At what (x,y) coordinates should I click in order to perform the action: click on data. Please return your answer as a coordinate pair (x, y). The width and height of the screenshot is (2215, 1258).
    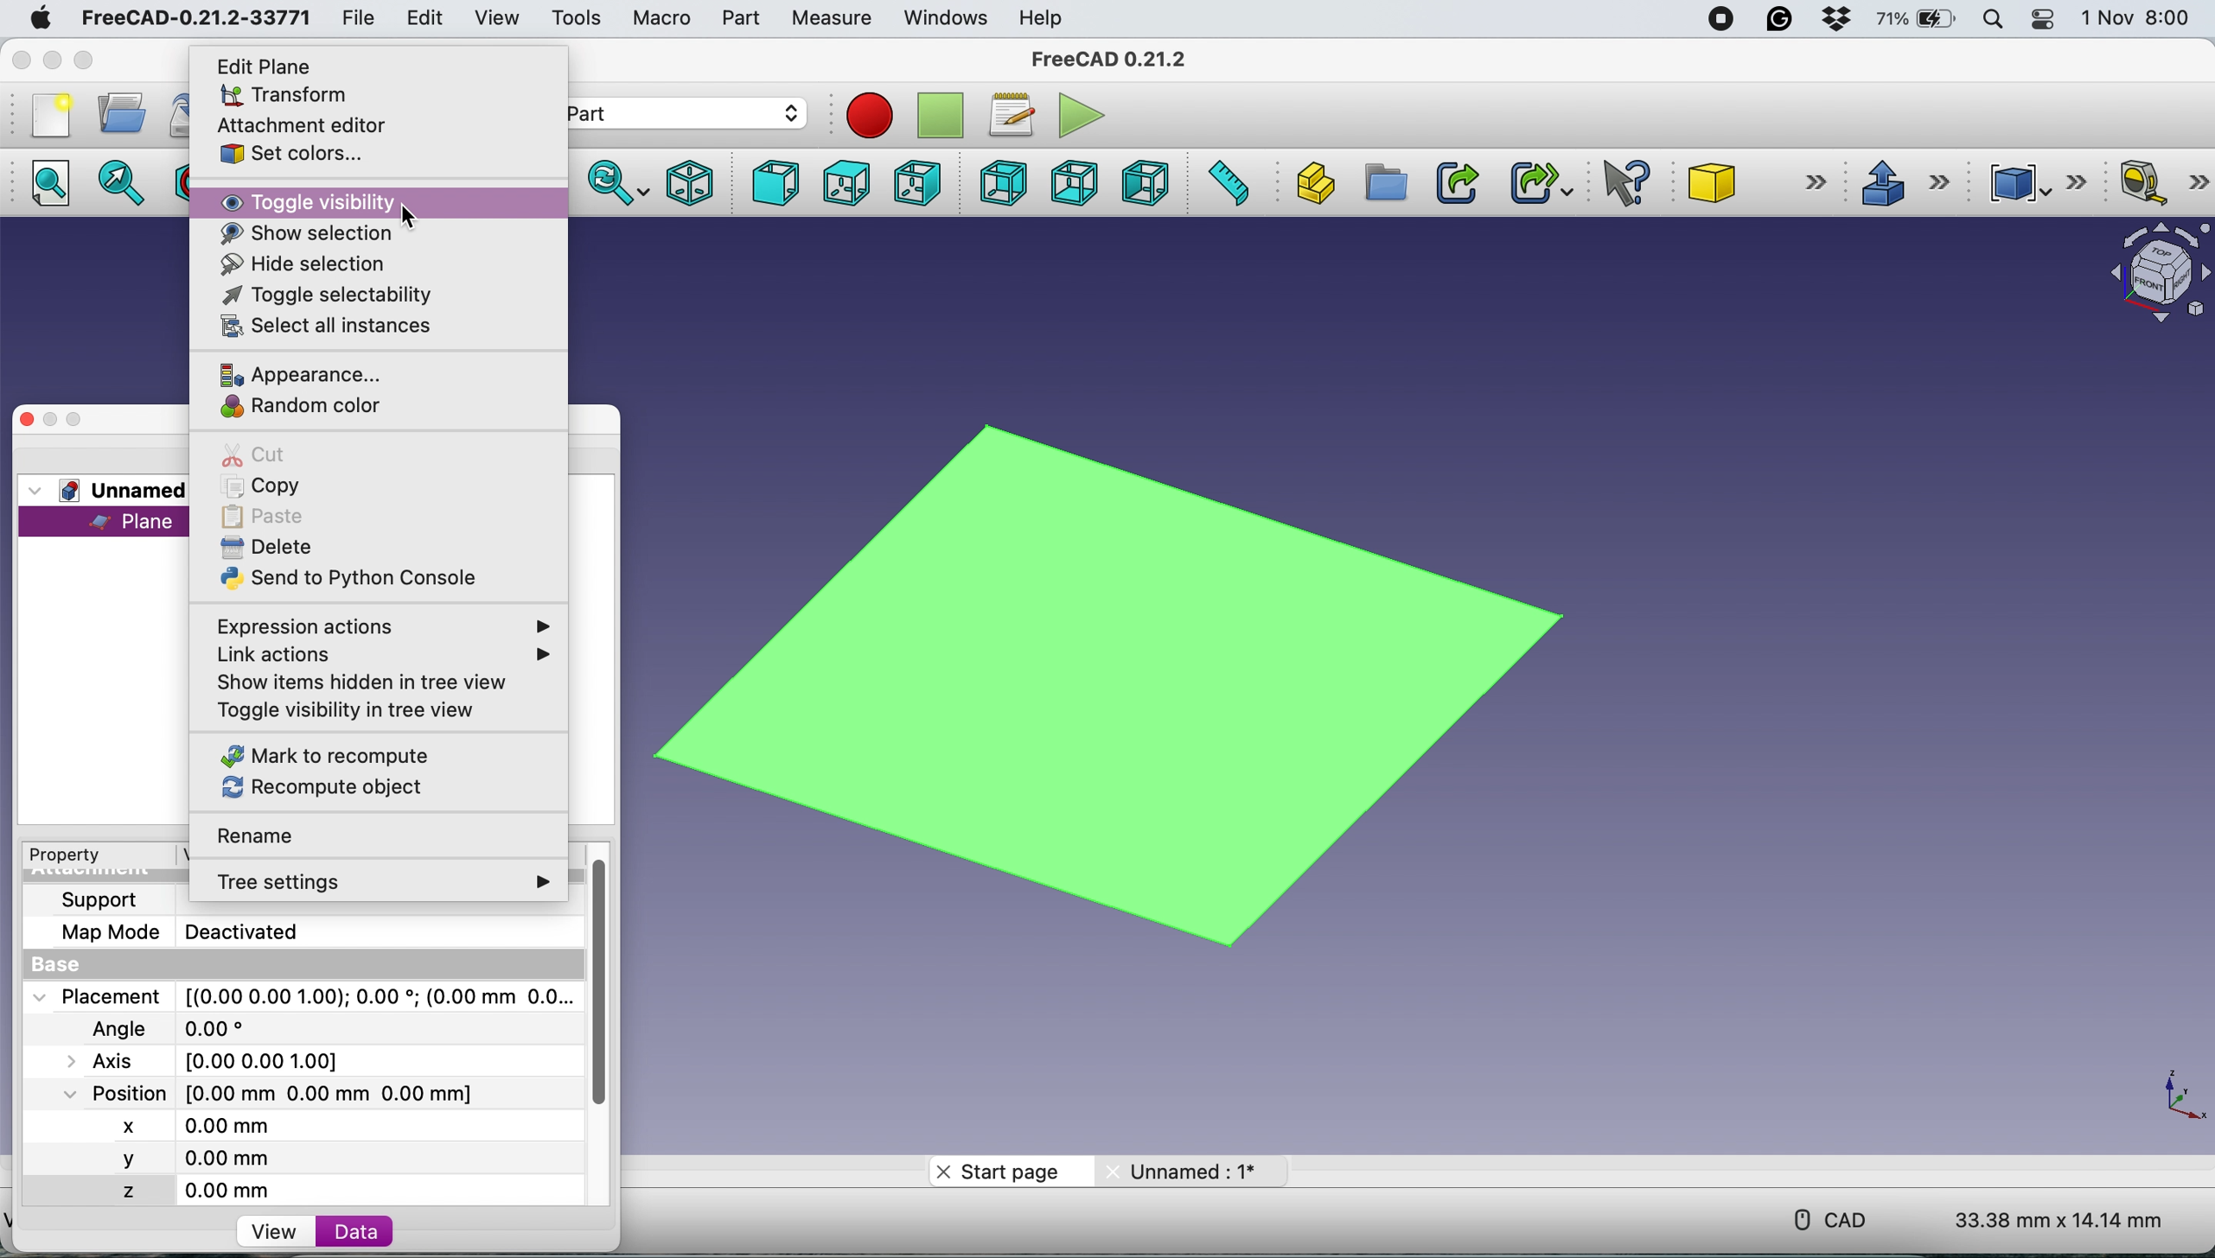
    Looking at the image, I should click on (358, 1232).